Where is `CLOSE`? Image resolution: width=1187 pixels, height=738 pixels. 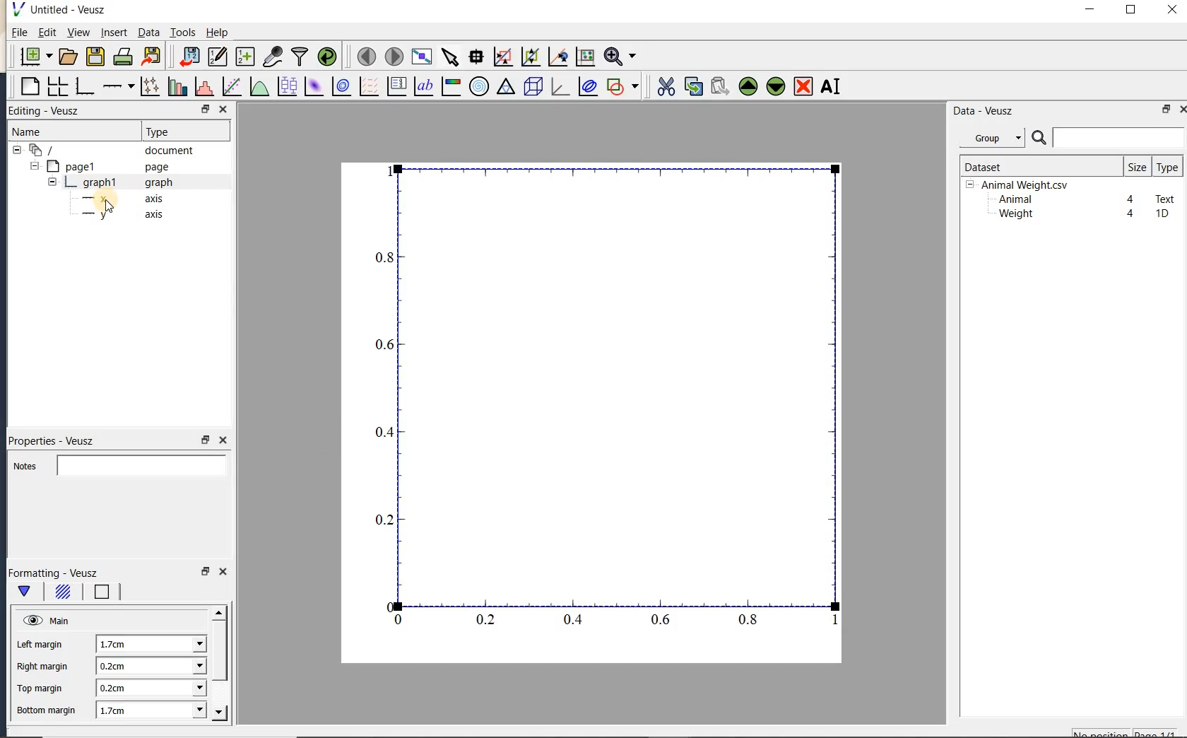
CLOSE is located at coordinates (223, 109).